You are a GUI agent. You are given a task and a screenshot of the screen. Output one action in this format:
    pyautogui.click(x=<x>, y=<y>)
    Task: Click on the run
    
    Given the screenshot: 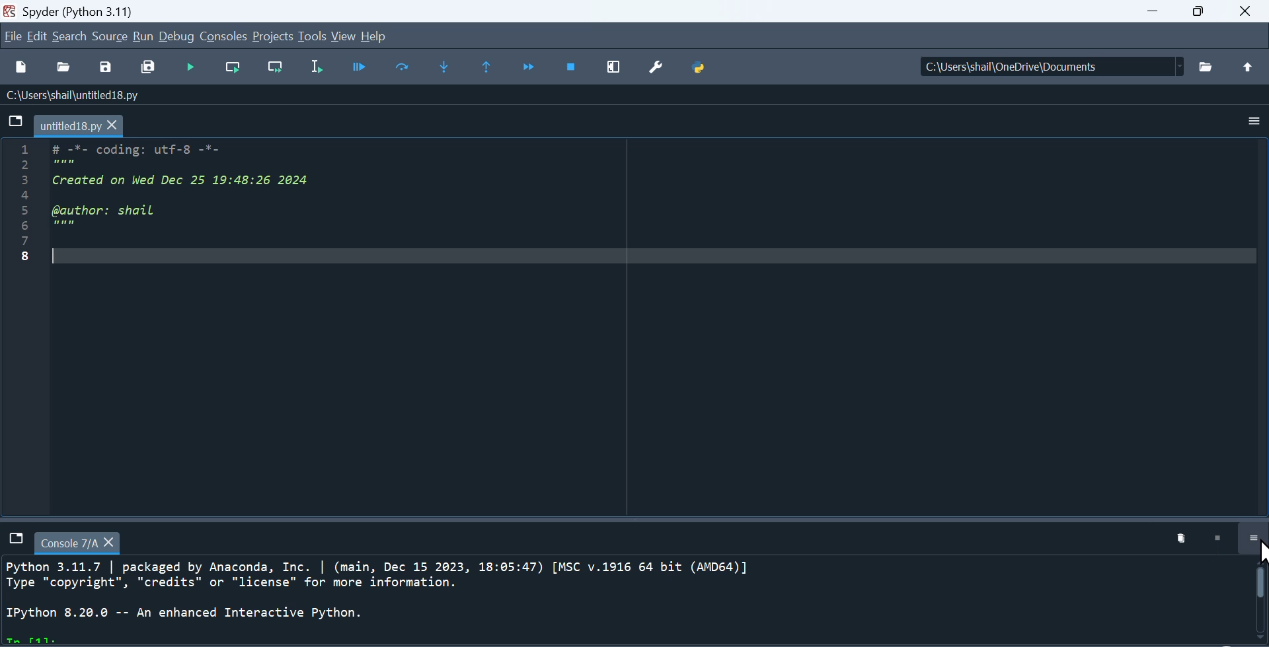 What is the action you would take?
    pyautogui.click(x=143, y=37)
    